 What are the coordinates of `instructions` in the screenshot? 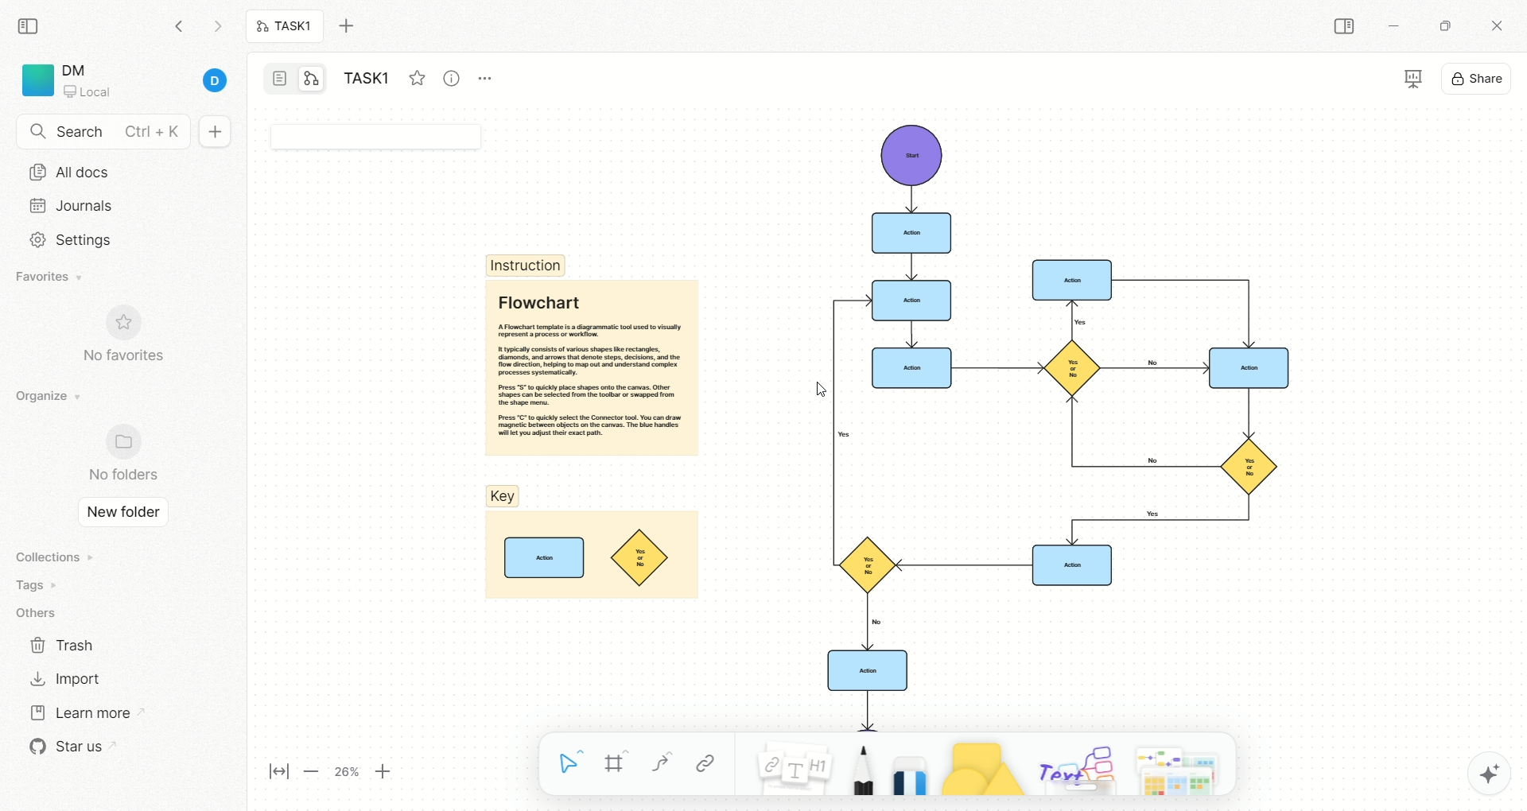 It's located at (526, 265).